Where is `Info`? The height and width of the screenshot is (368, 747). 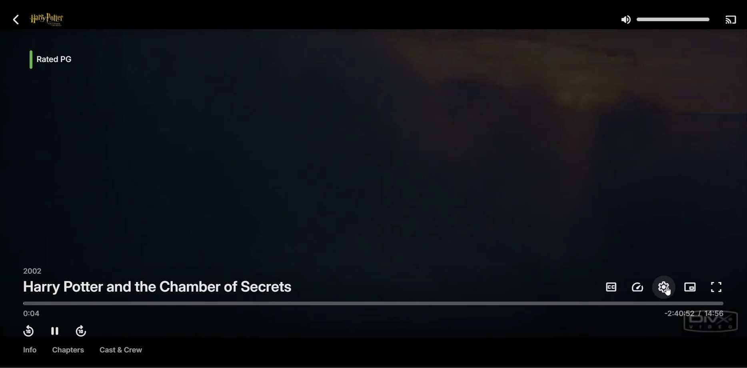
Info is located at coordinates (28, 350).